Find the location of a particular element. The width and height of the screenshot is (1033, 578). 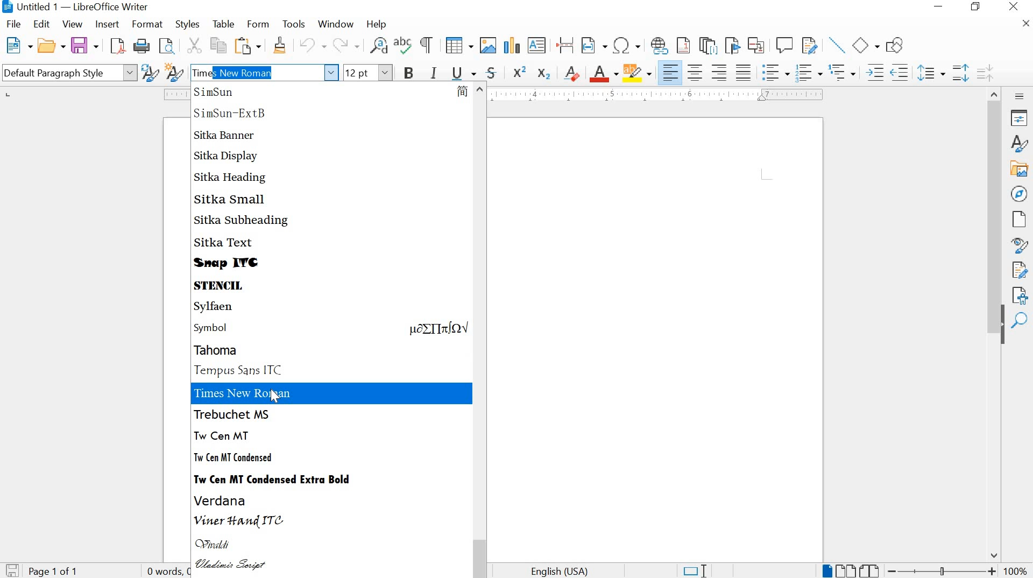

VINER HAND ITC is located at coordinates (242, 520).